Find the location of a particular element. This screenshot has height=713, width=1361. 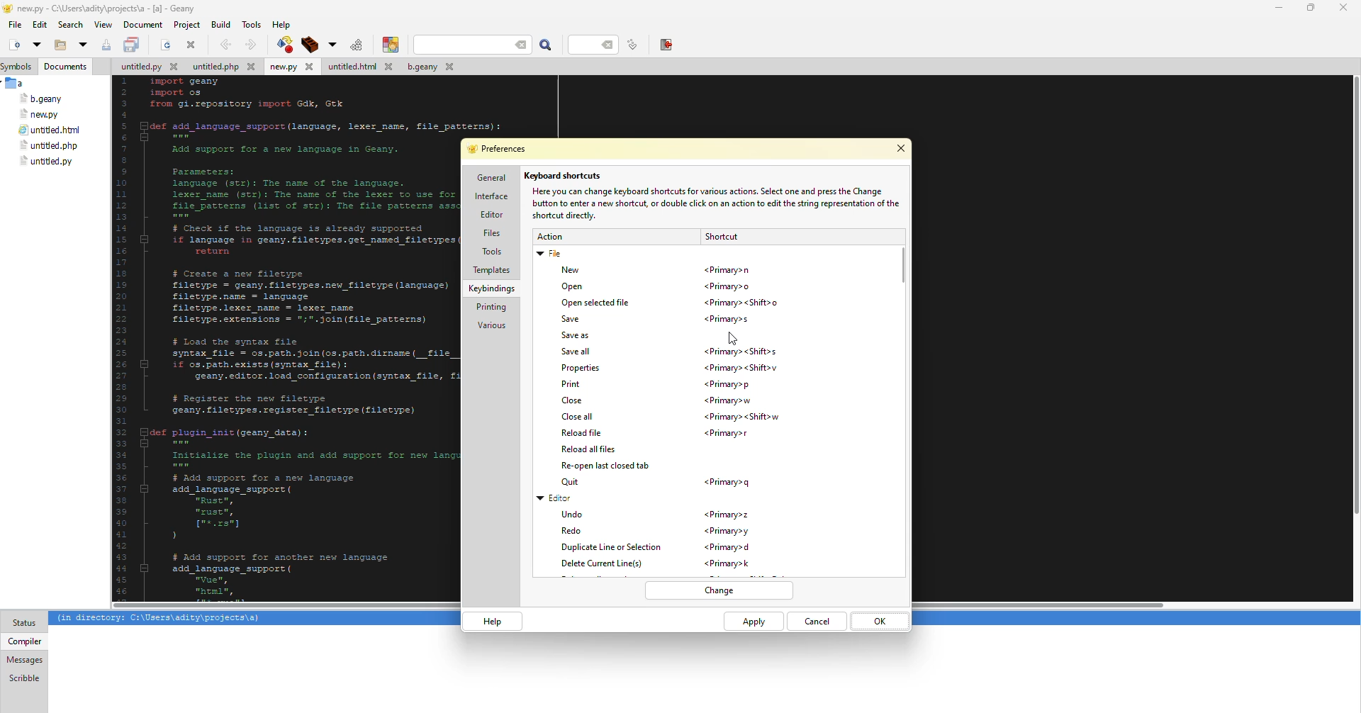

 is located at coordinates (1350, 341).